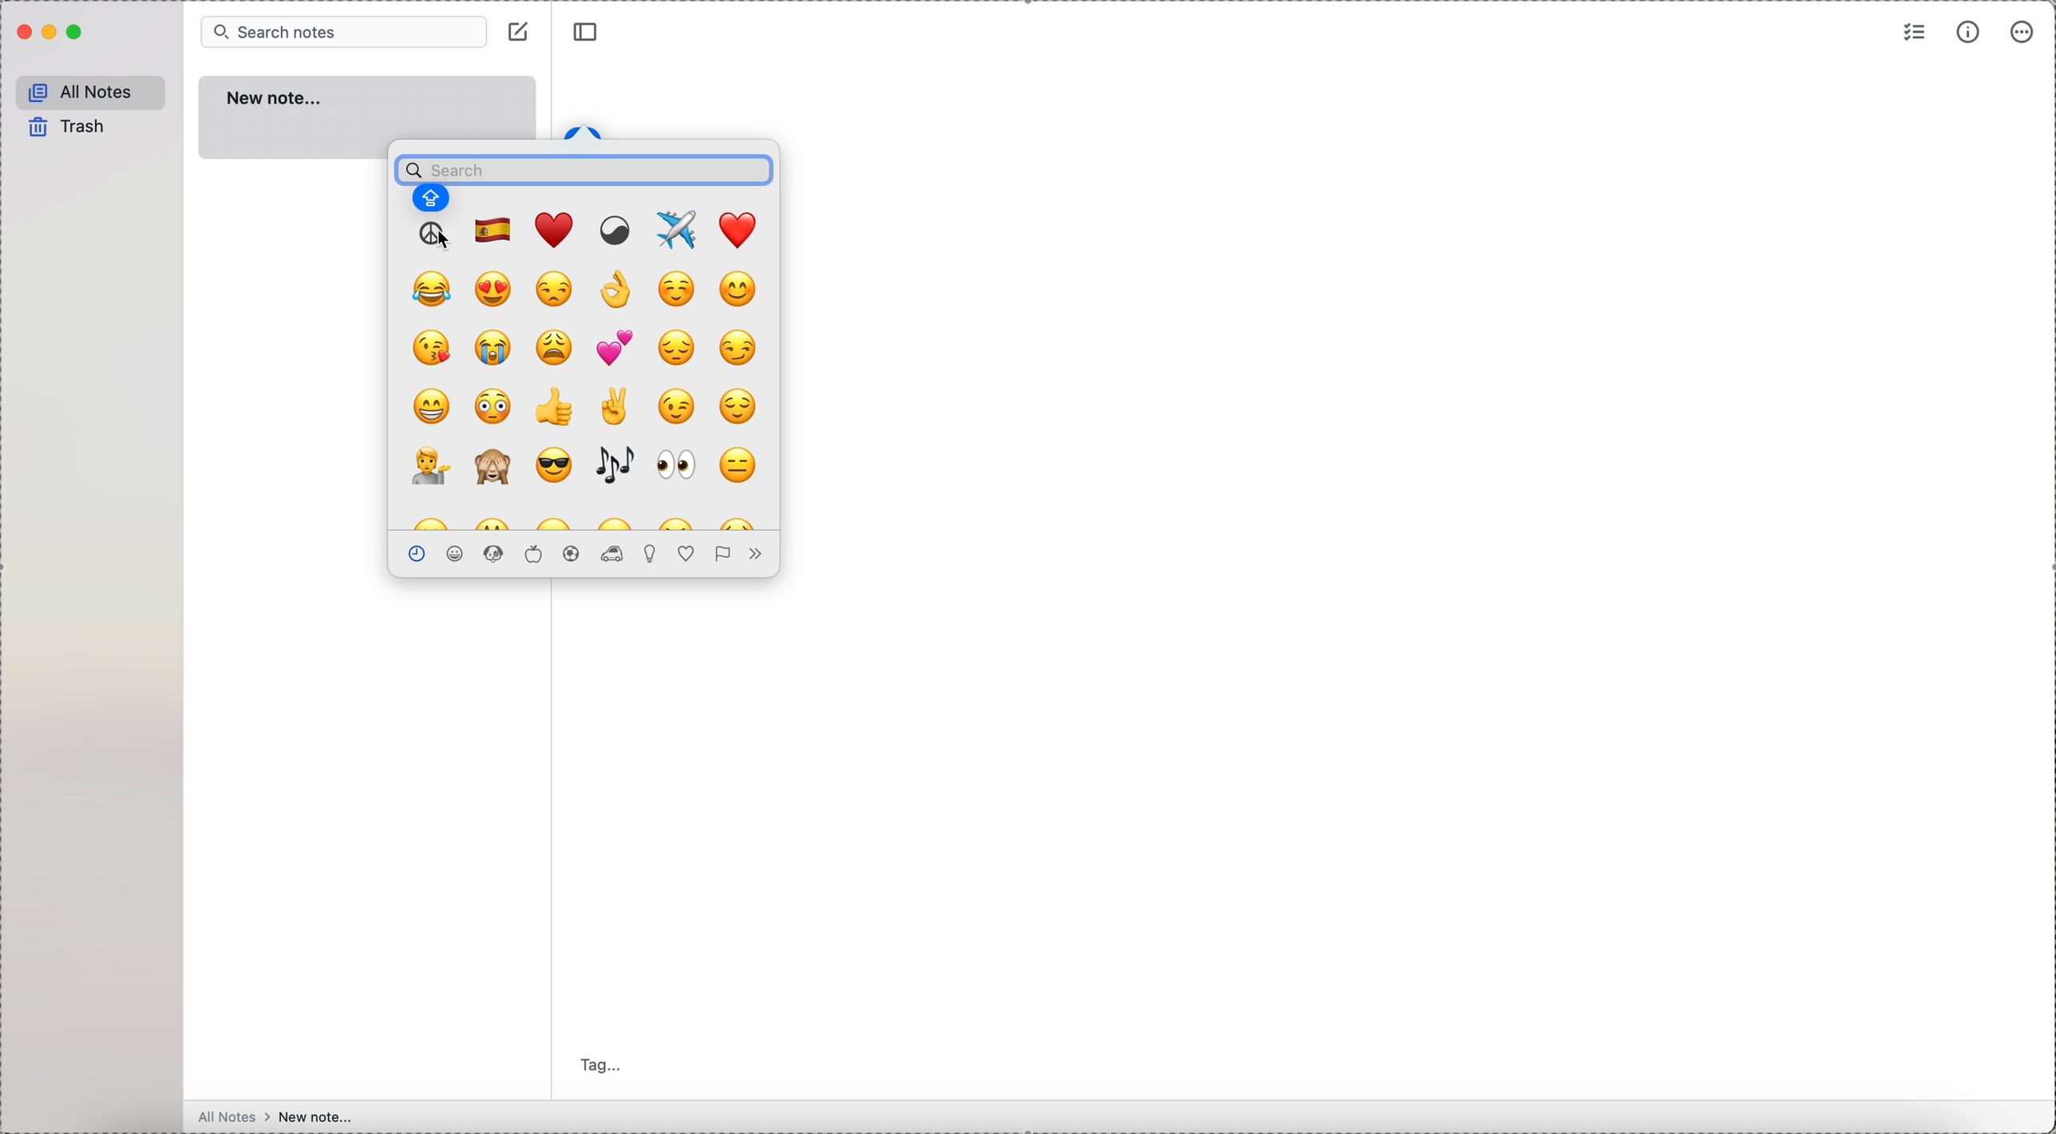 The width and height of the screenshot is (2056, 1134). What do you see at coordinates (495, 408) in the screenshot?
I see `emoji` at bounding box center [495, 408].